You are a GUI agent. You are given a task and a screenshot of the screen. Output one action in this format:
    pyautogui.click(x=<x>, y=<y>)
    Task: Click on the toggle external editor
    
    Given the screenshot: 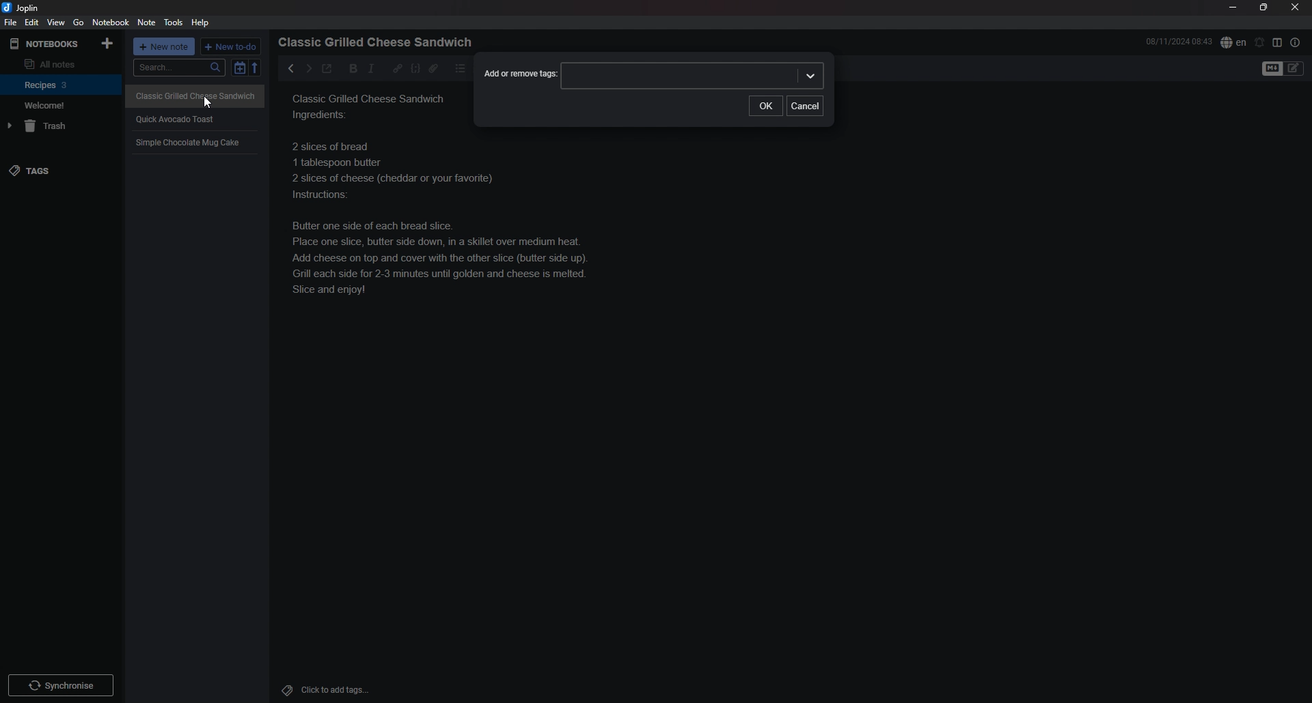 What is the action you would take?
    pyautogui.click(x=327, y=70)
    